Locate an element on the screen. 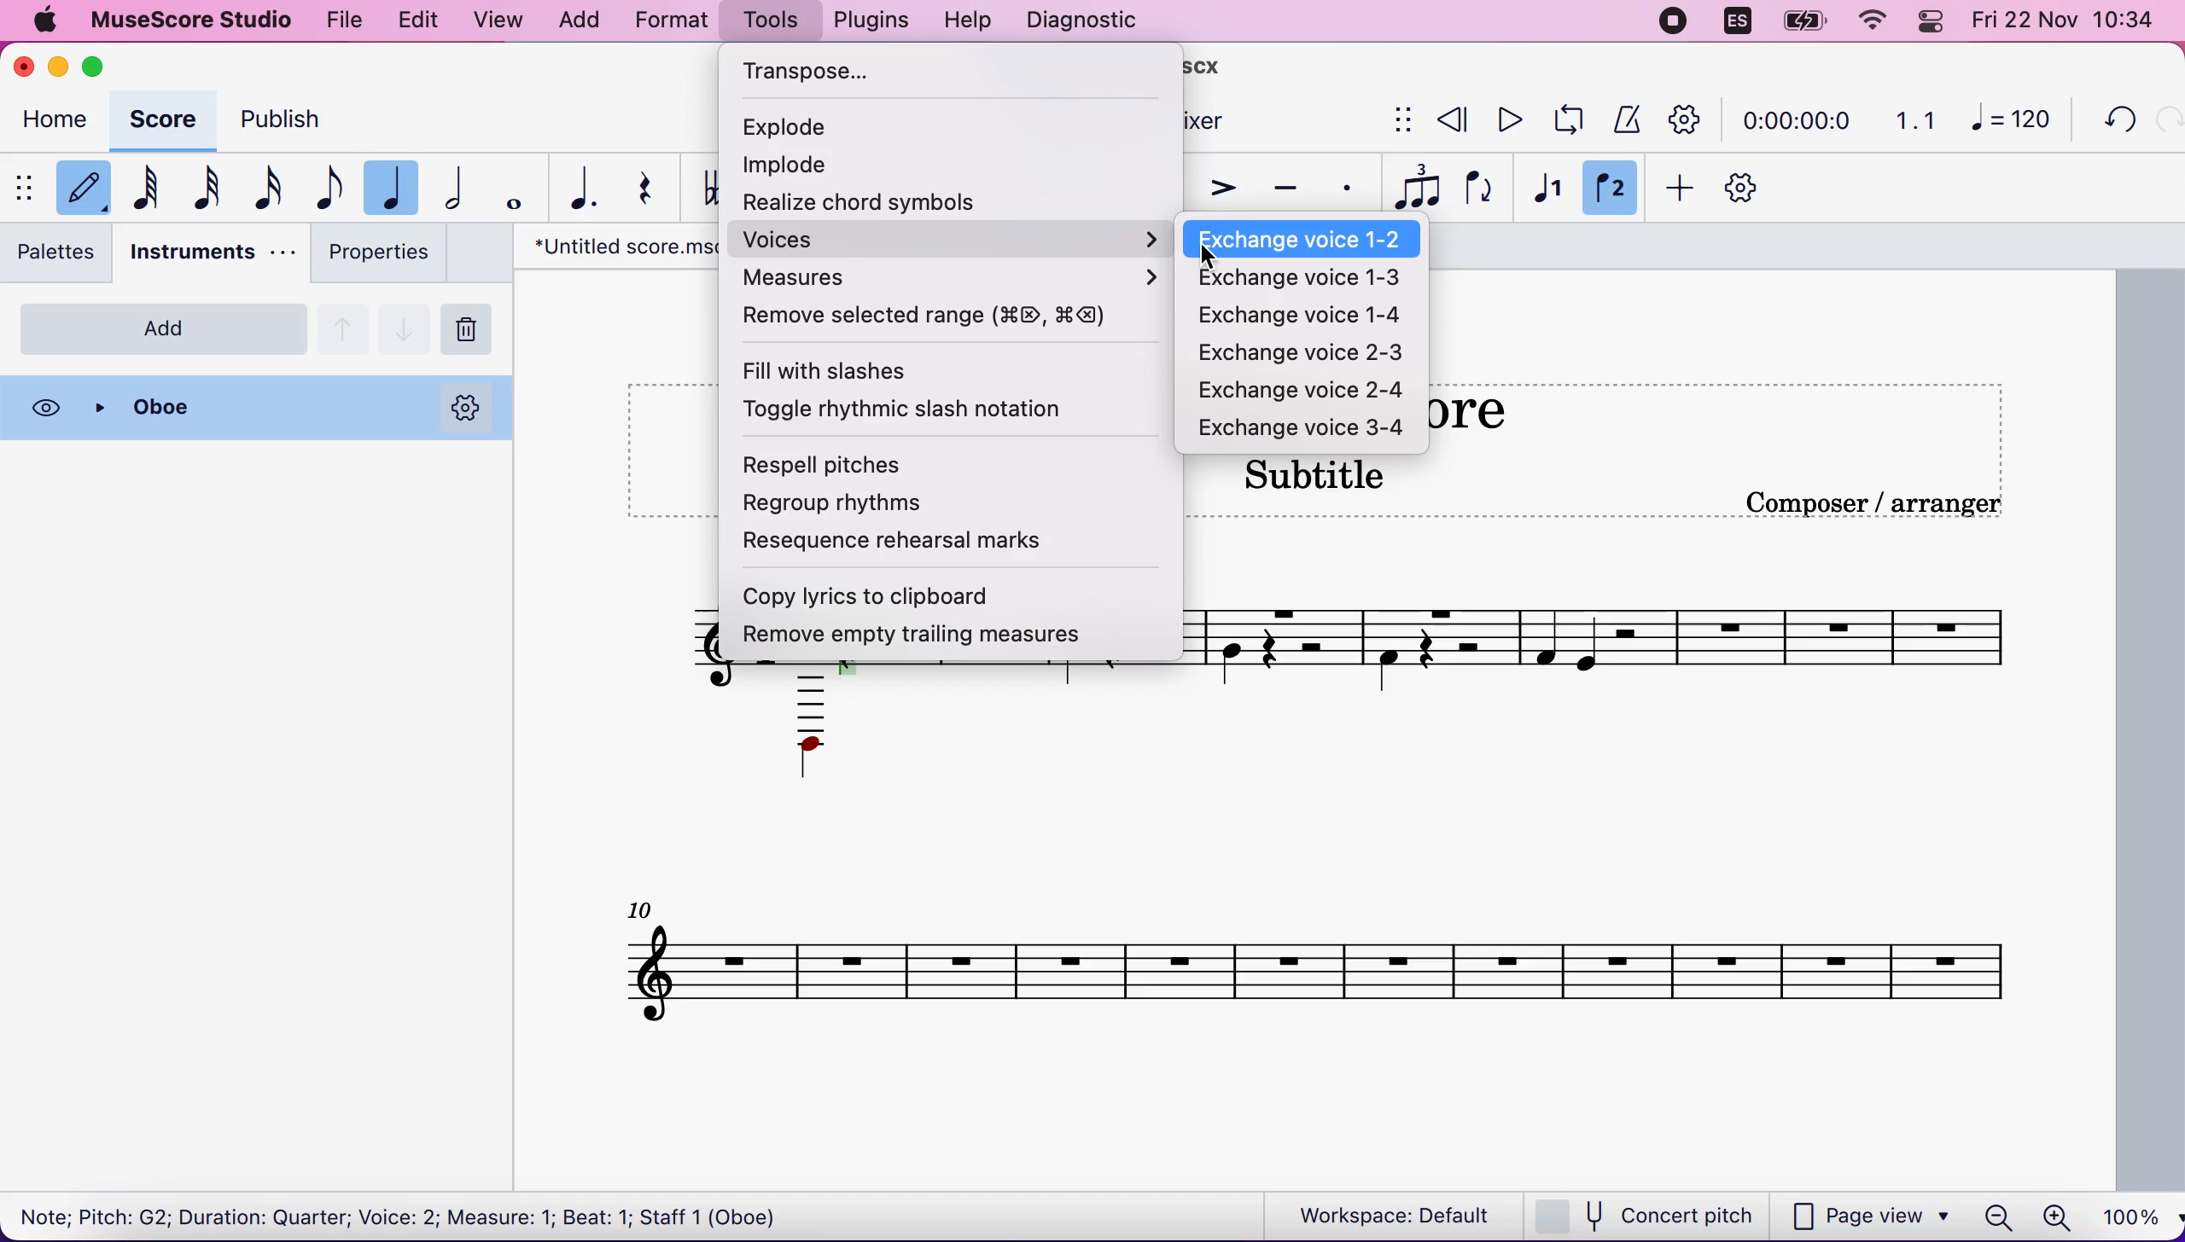 Image resolution: width=2185 pixels, height=1242 pixels. 32nd note is located at coordinates (217, 189).